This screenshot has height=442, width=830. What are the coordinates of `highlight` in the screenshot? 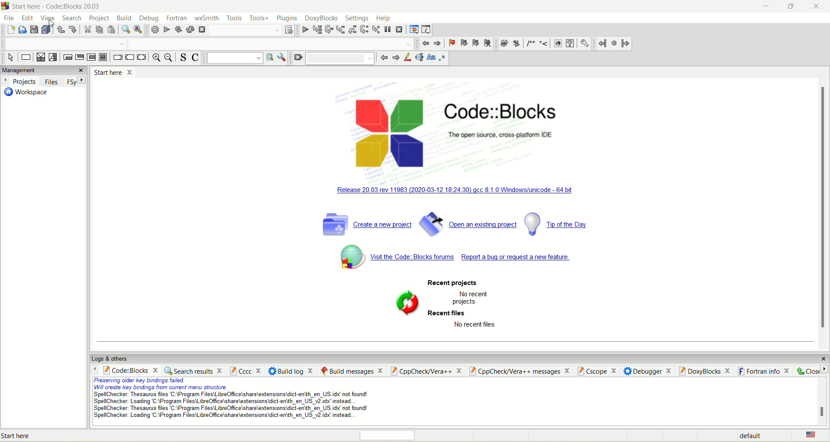 It's located at (407, 59).